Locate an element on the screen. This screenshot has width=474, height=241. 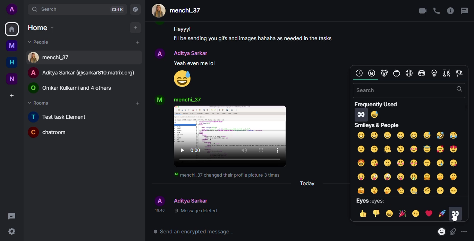
people is located at coordinates (188, 99).